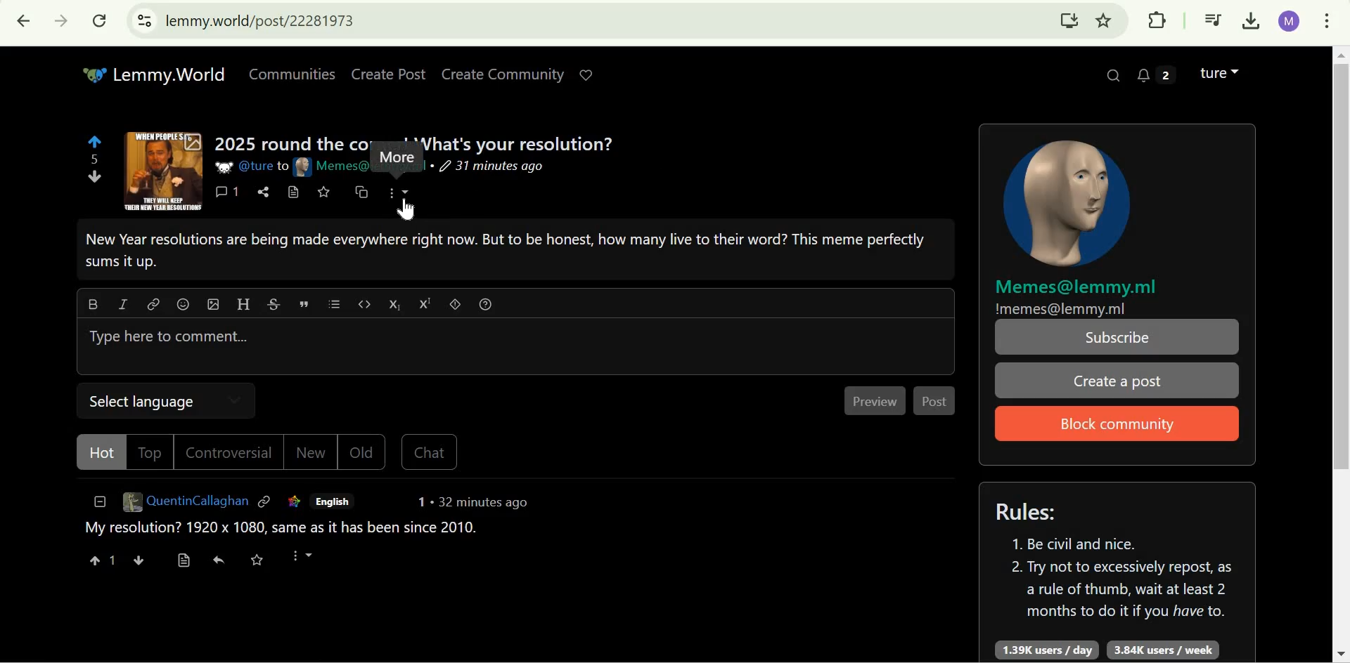 The image size is (1350, 663). I want to click on , so click(91, 73).